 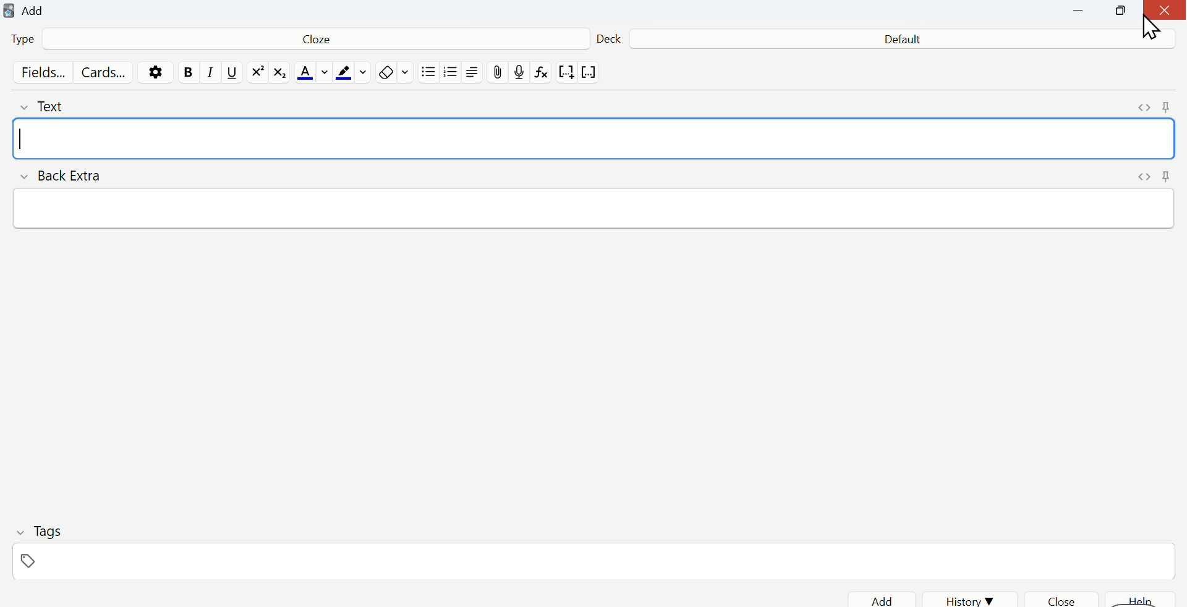 What do you see at coordinates (394, 73) in the screenshot?
I see `Eraser` at bounding box center [394, 73].